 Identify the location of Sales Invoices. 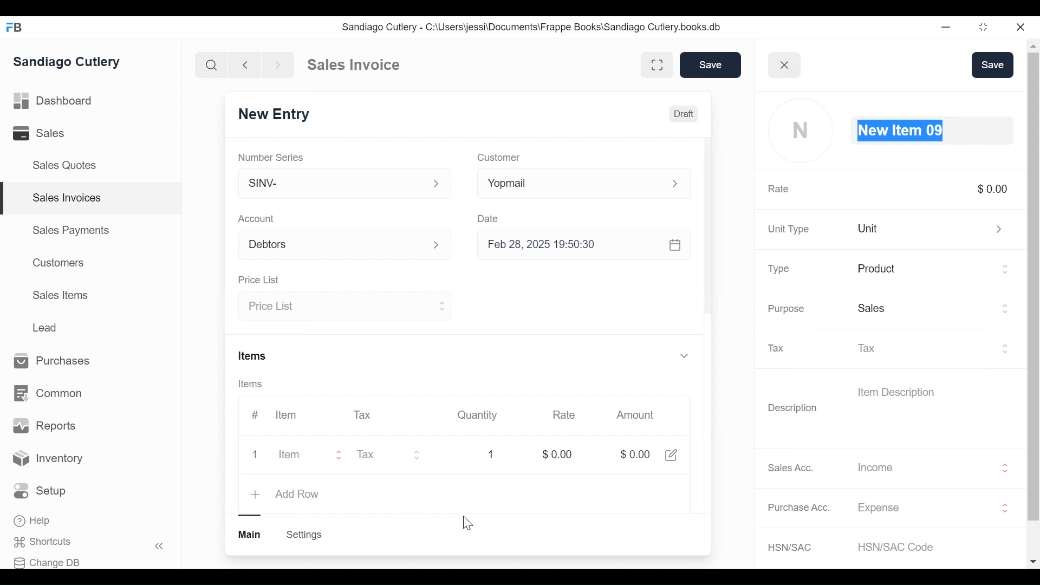
(67, 198).